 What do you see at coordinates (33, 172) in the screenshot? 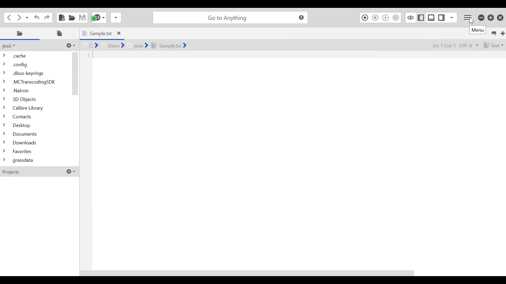
I see `Projects` at bounding box center [33, 172].